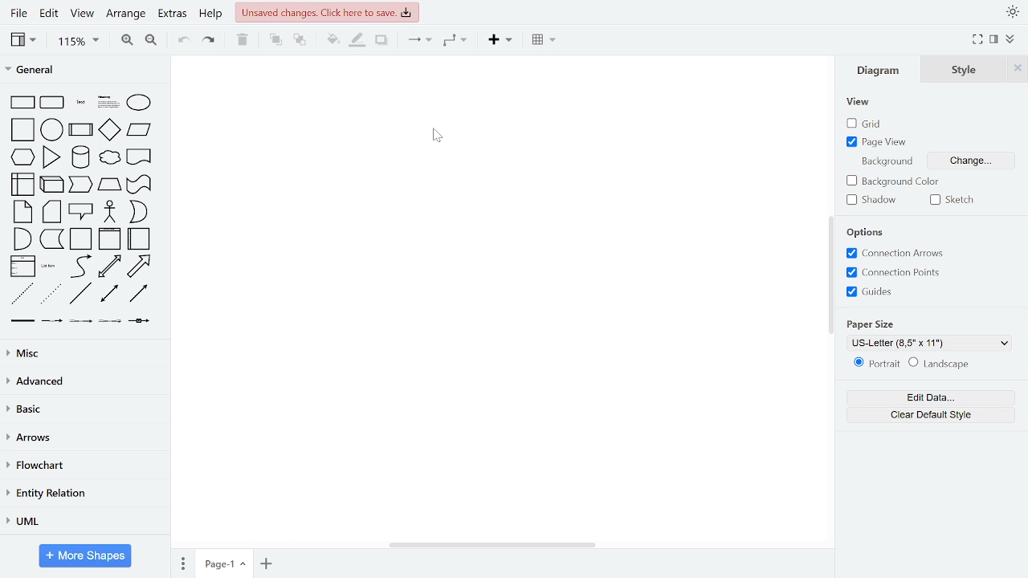 This screenshot has width=1028, height=578. I want to click on redo, so click(207, 41).